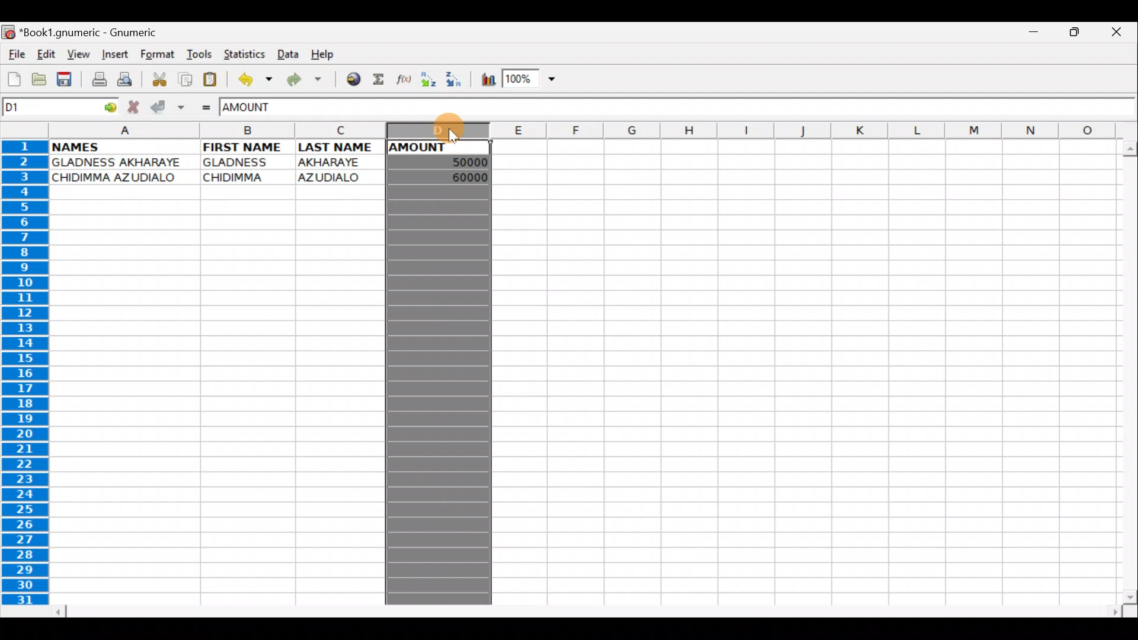 The image size is (1138, 640). What do you see at coordinates (349, 80) in the screenshot?
I see `Insert hyperlink` at bounding box center [349, 80].